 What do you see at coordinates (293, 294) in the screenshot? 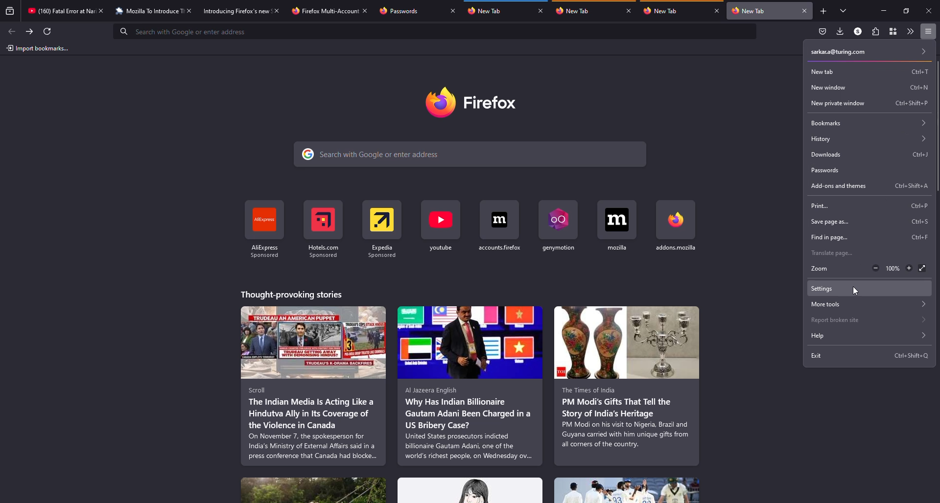
I see `stories` at bounding box center [293, 294].